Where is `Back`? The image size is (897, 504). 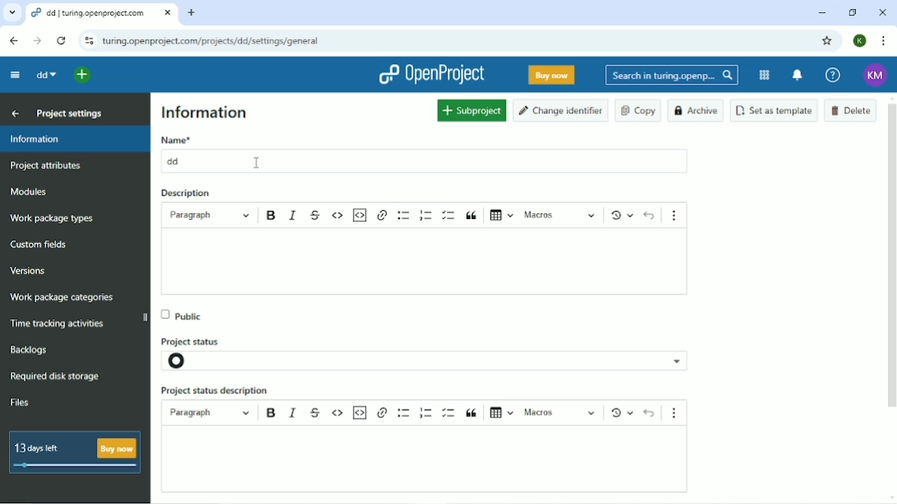 Back is located at coordinates (16, 41).